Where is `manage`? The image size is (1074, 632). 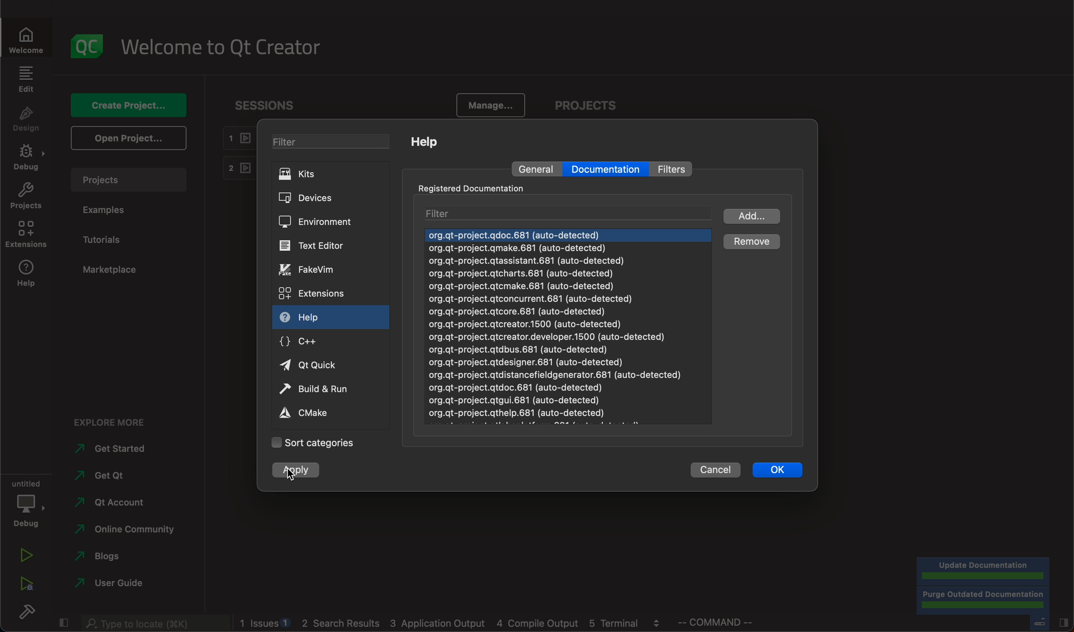 manage is located at coordinates (494, 106).